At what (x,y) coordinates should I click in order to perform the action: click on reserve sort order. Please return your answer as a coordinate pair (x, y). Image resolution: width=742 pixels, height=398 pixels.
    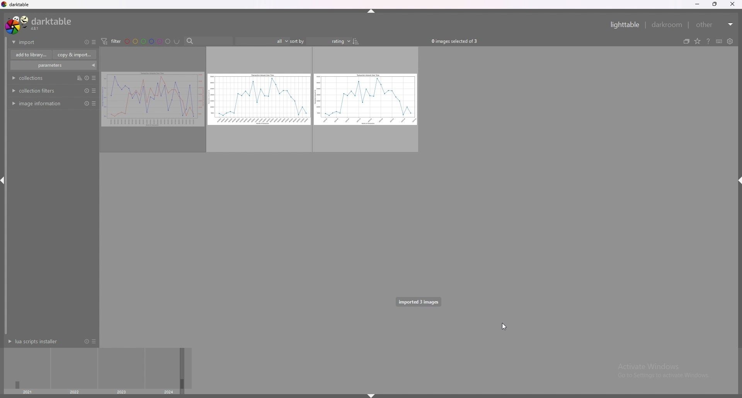
    Looking at the image, I should click on (357, 41).